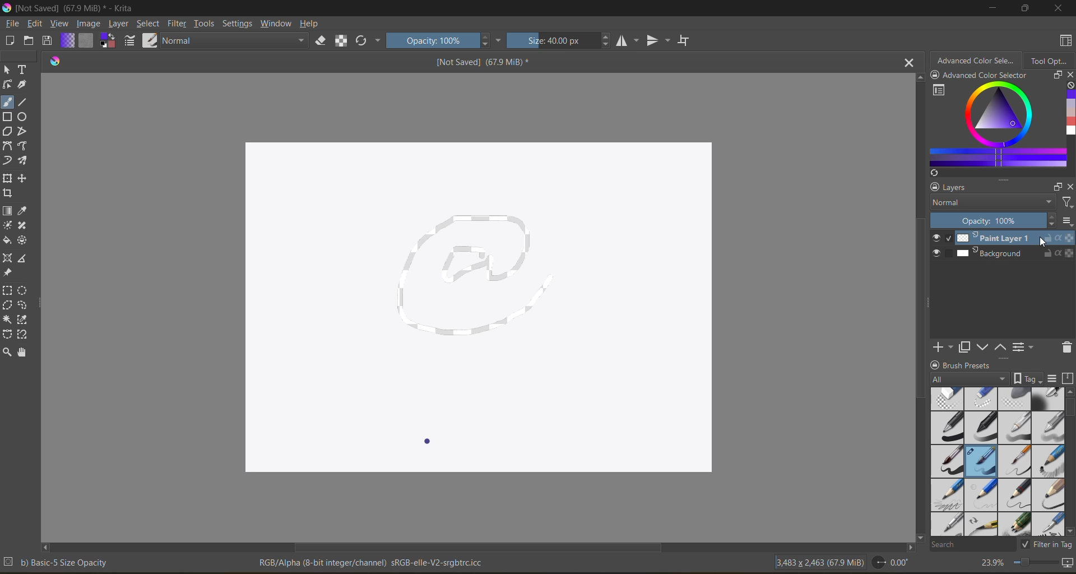 The height and width of the screenshot is (574, 1076). What do you see at coordinates (77, 8) in the screenshot?
I see `app name` at bounding box center [77, 8].